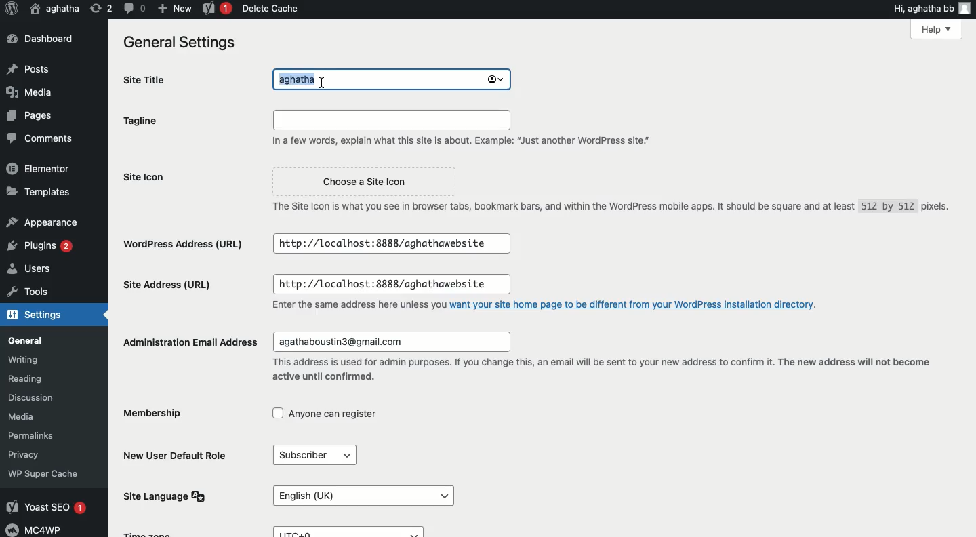 The width and height of the screenshot is (976, 537). I want to click on Hi, aghatha bb, so click(928, 9).